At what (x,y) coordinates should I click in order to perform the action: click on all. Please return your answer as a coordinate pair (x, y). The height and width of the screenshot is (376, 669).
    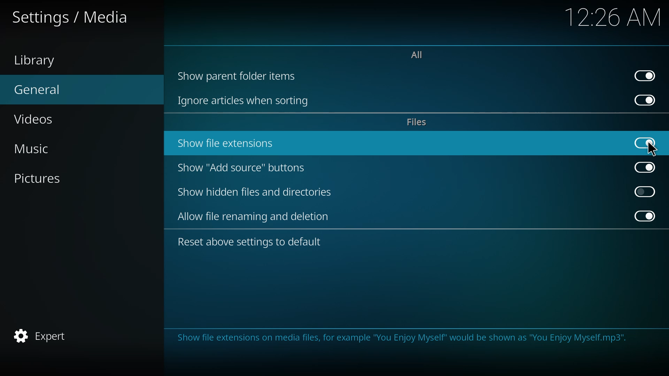
    Looking at the image, I should click on (415, 54).